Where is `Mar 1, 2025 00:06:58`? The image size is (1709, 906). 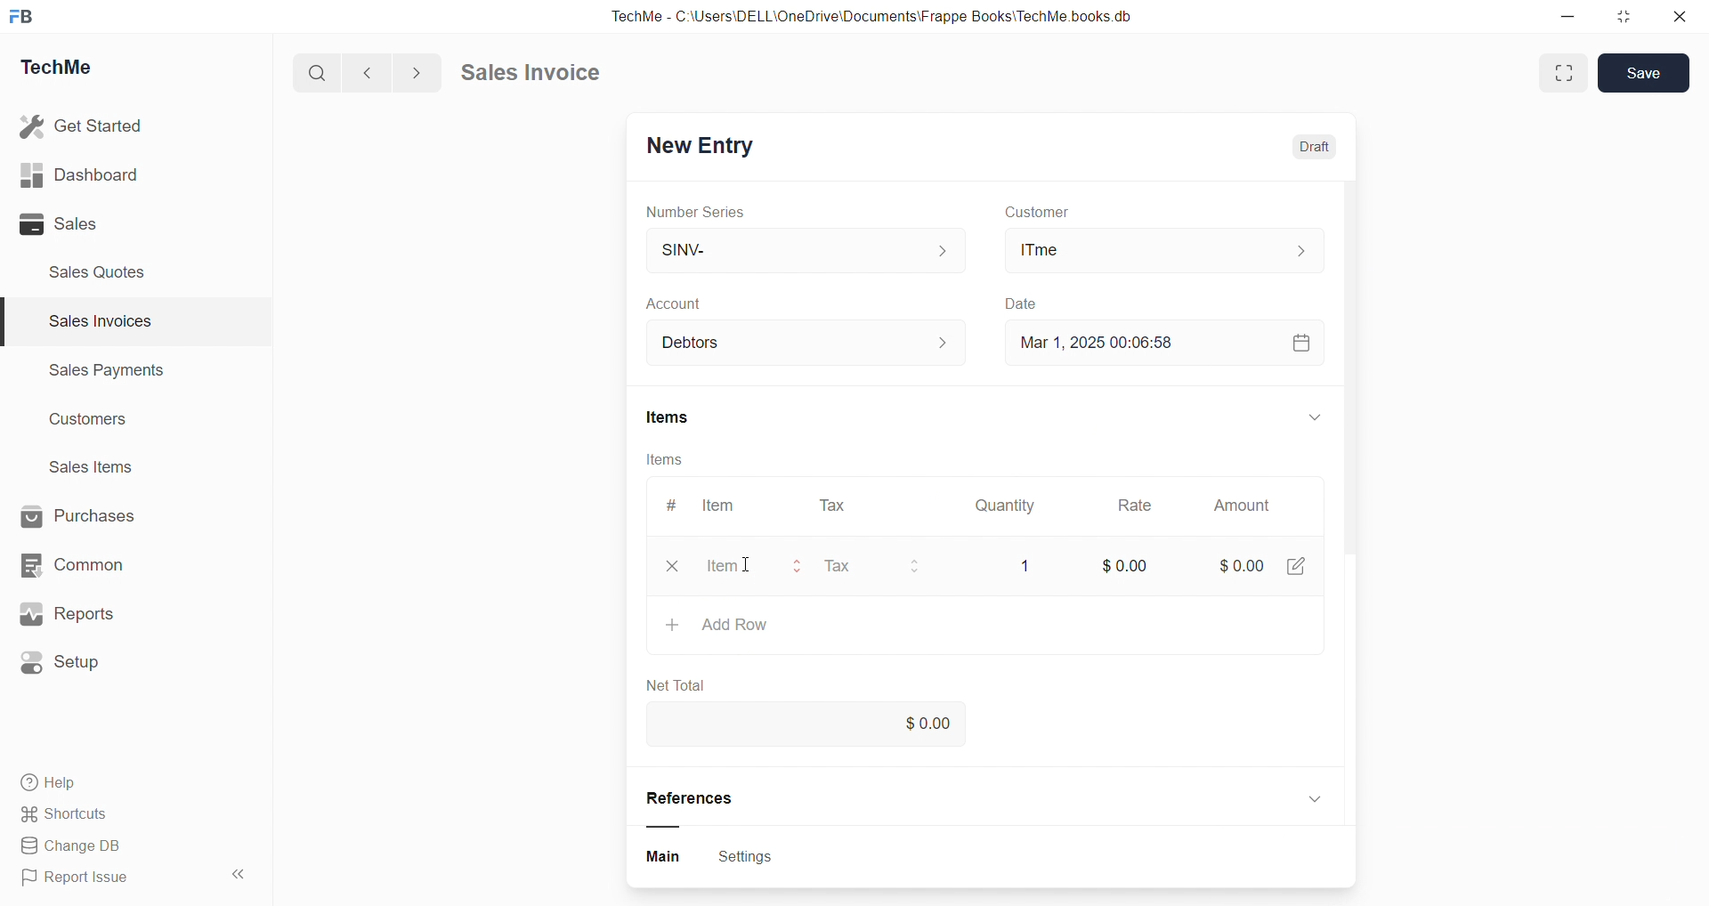
Mar 1, 2025 00:06:58 is located at coordinates (1107, 341).